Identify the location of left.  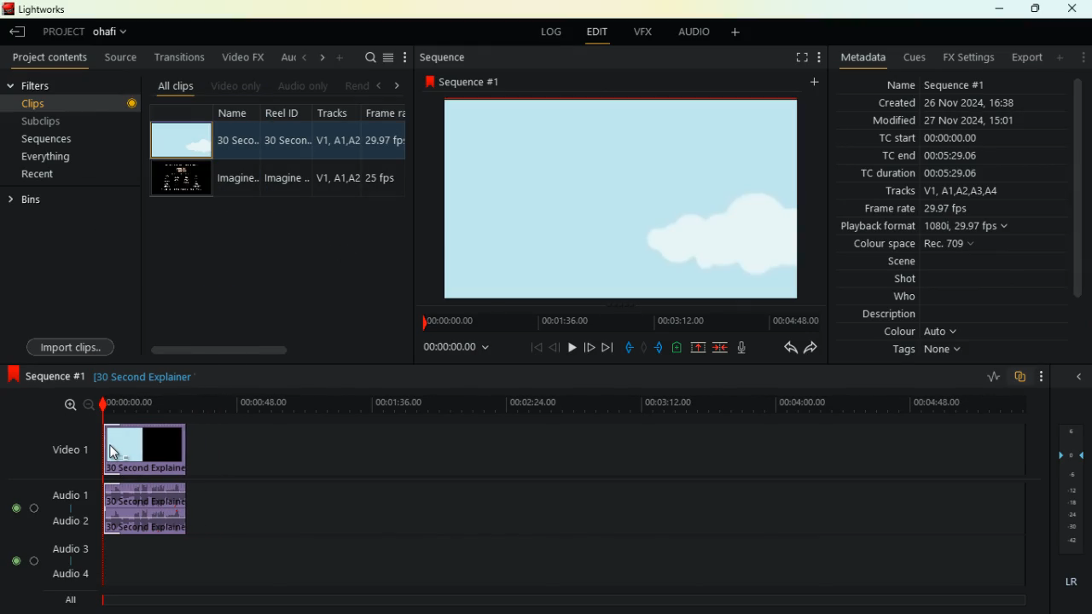
(381, 85).